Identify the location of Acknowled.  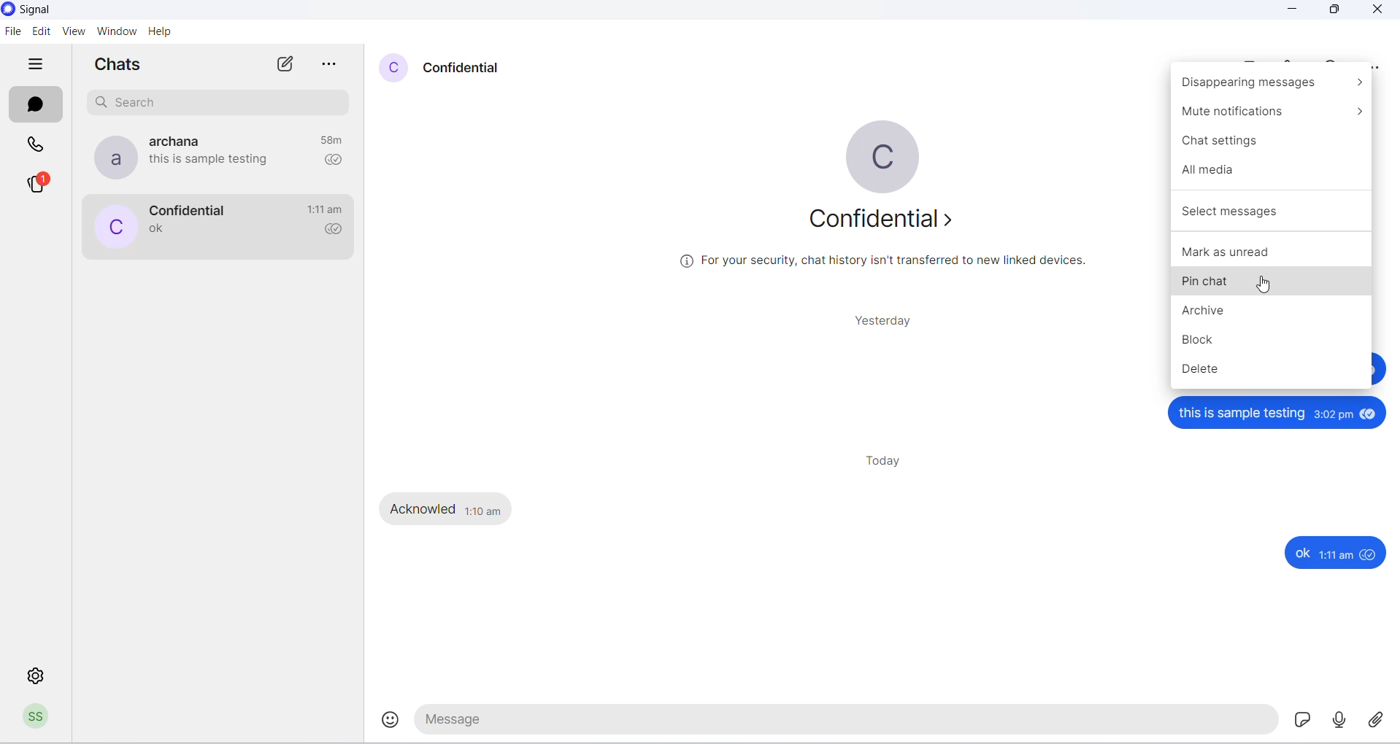
(423, 508).